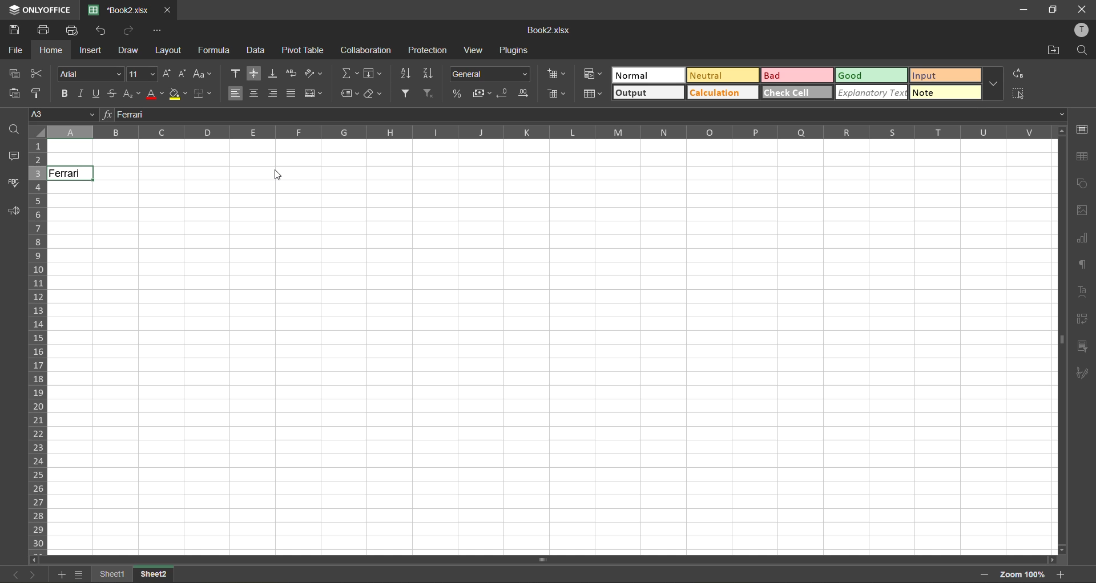 This screenshot has height=583, width=1096. What do you see at coordinates (276, 177) in the screenshot?
I see `cursor` at bounding box center [276, 177].